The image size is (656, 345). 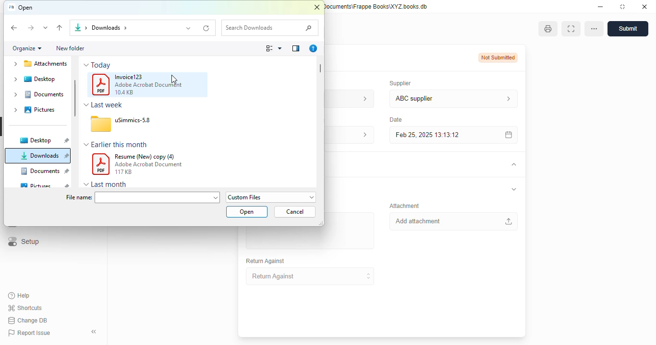 I want to click on toggle expand/collapse, so click(x=514, y=189).